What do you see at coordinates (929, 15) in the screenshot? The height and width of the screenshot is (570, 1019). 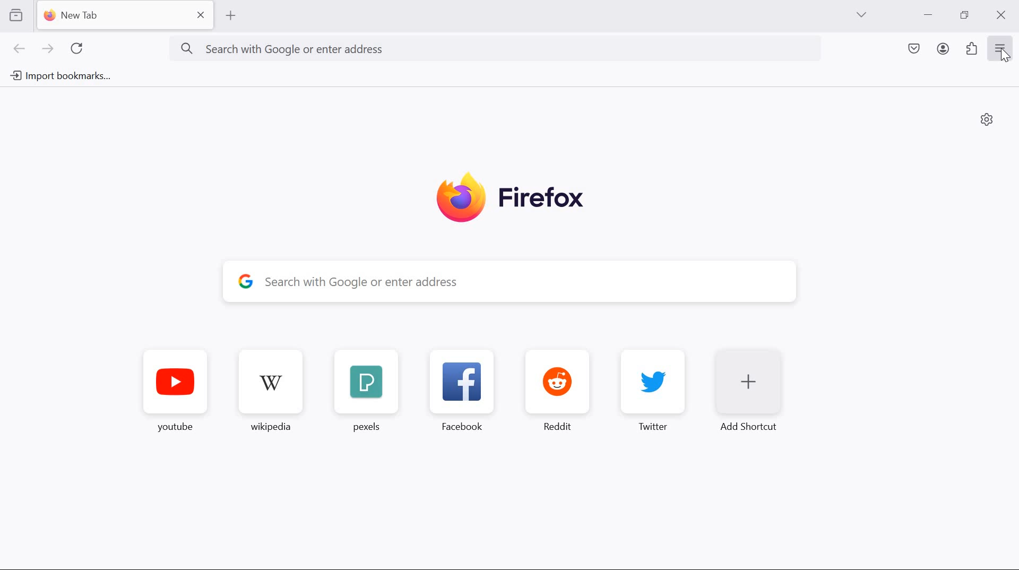 I see `minimize` at bounding box center [929, 15].